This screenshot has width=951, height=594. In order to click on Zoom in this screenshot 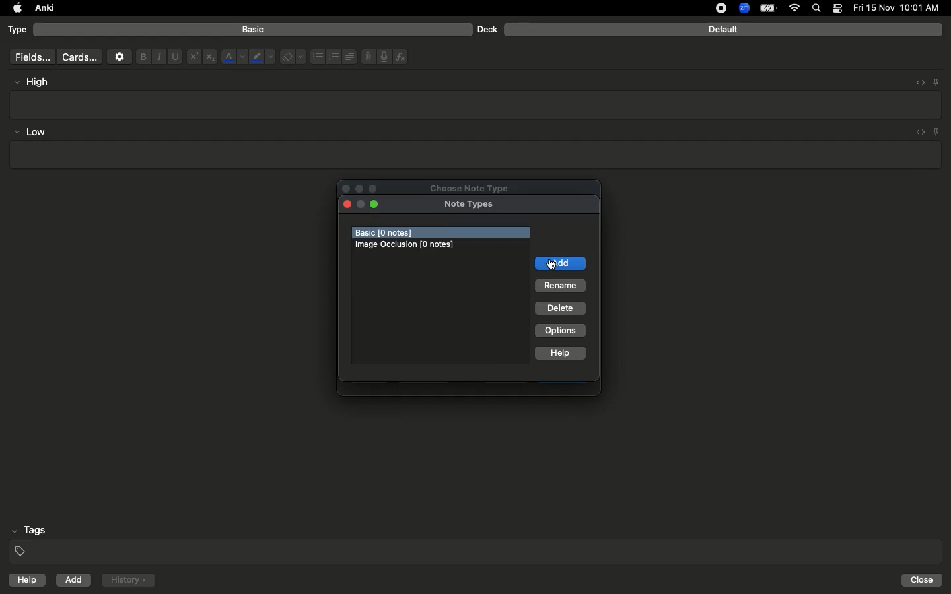, I will do `click(743, 9)`.